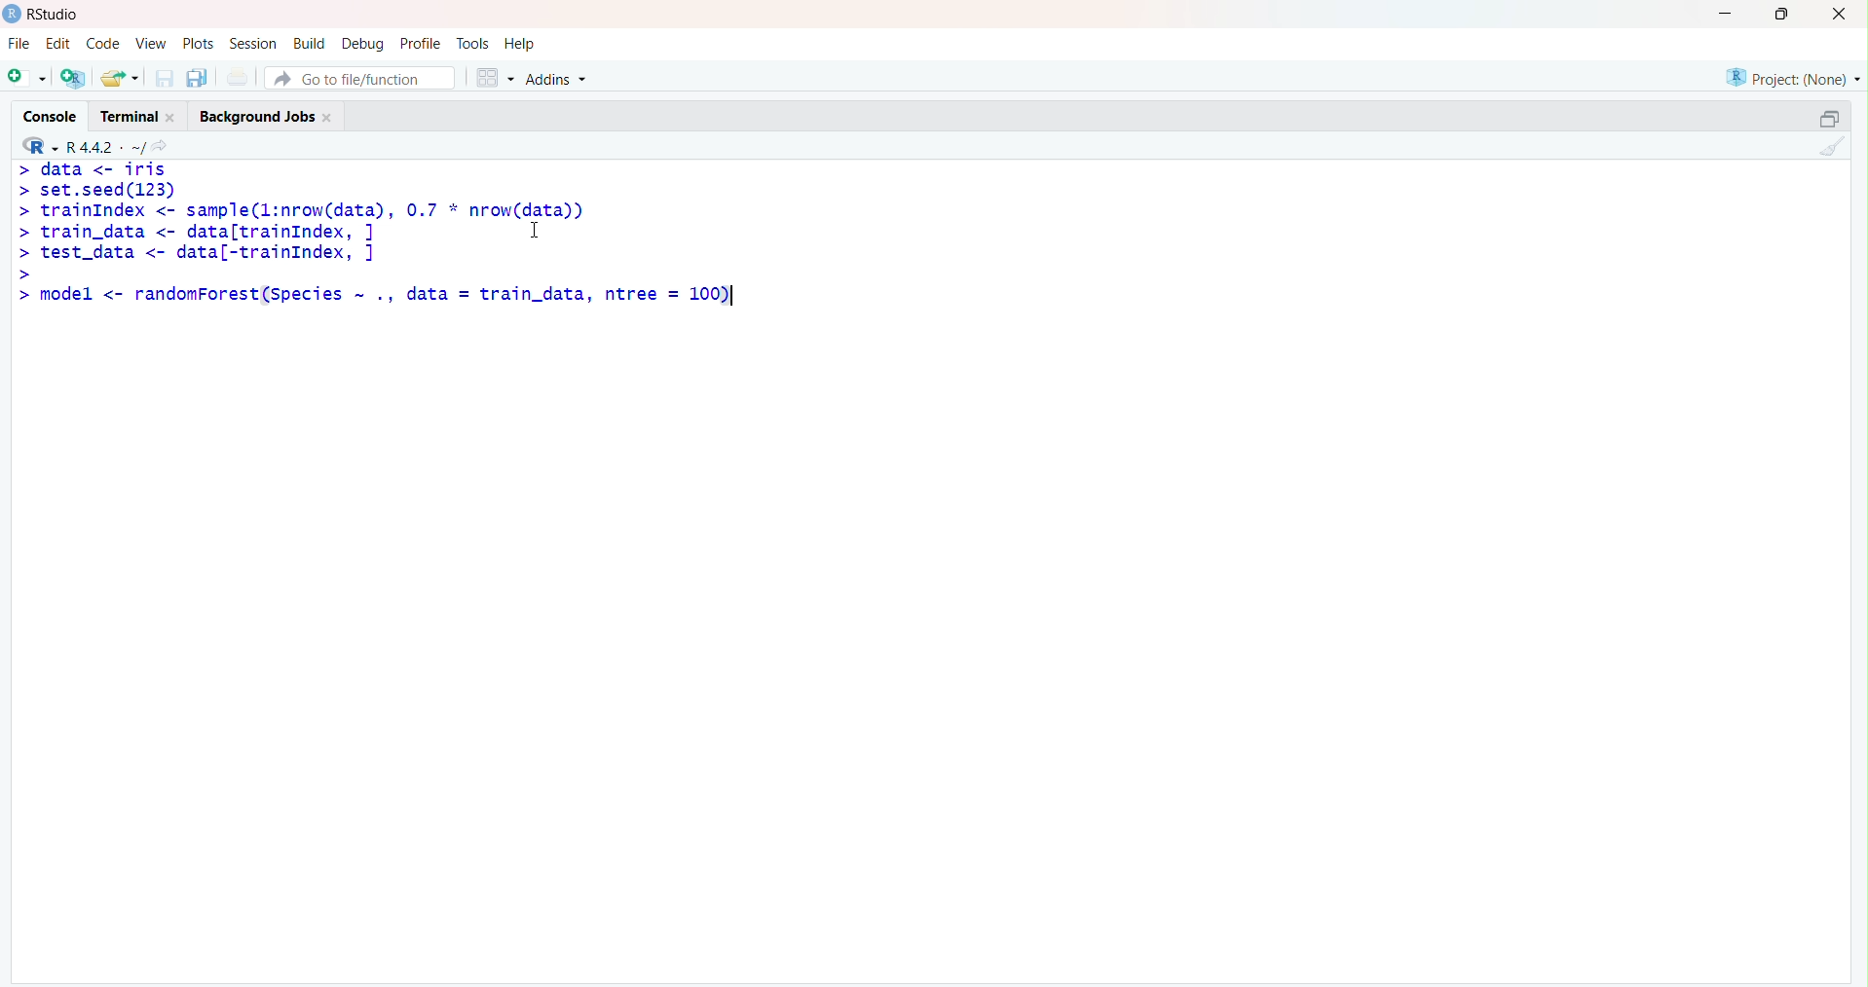 This screenshot has height=987, width=1868. Describe the element at coordinates (22, 193) in the screenshot. I see `Prompt cursor` at that location.